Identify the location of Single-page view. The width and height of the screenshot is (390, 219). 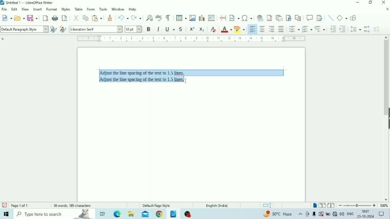
(315, 206).